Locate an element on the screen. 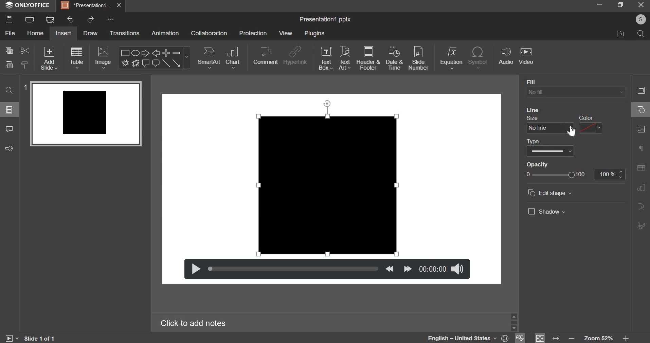 The image size is (650, 343). redo is located at coordinates (91, 20).